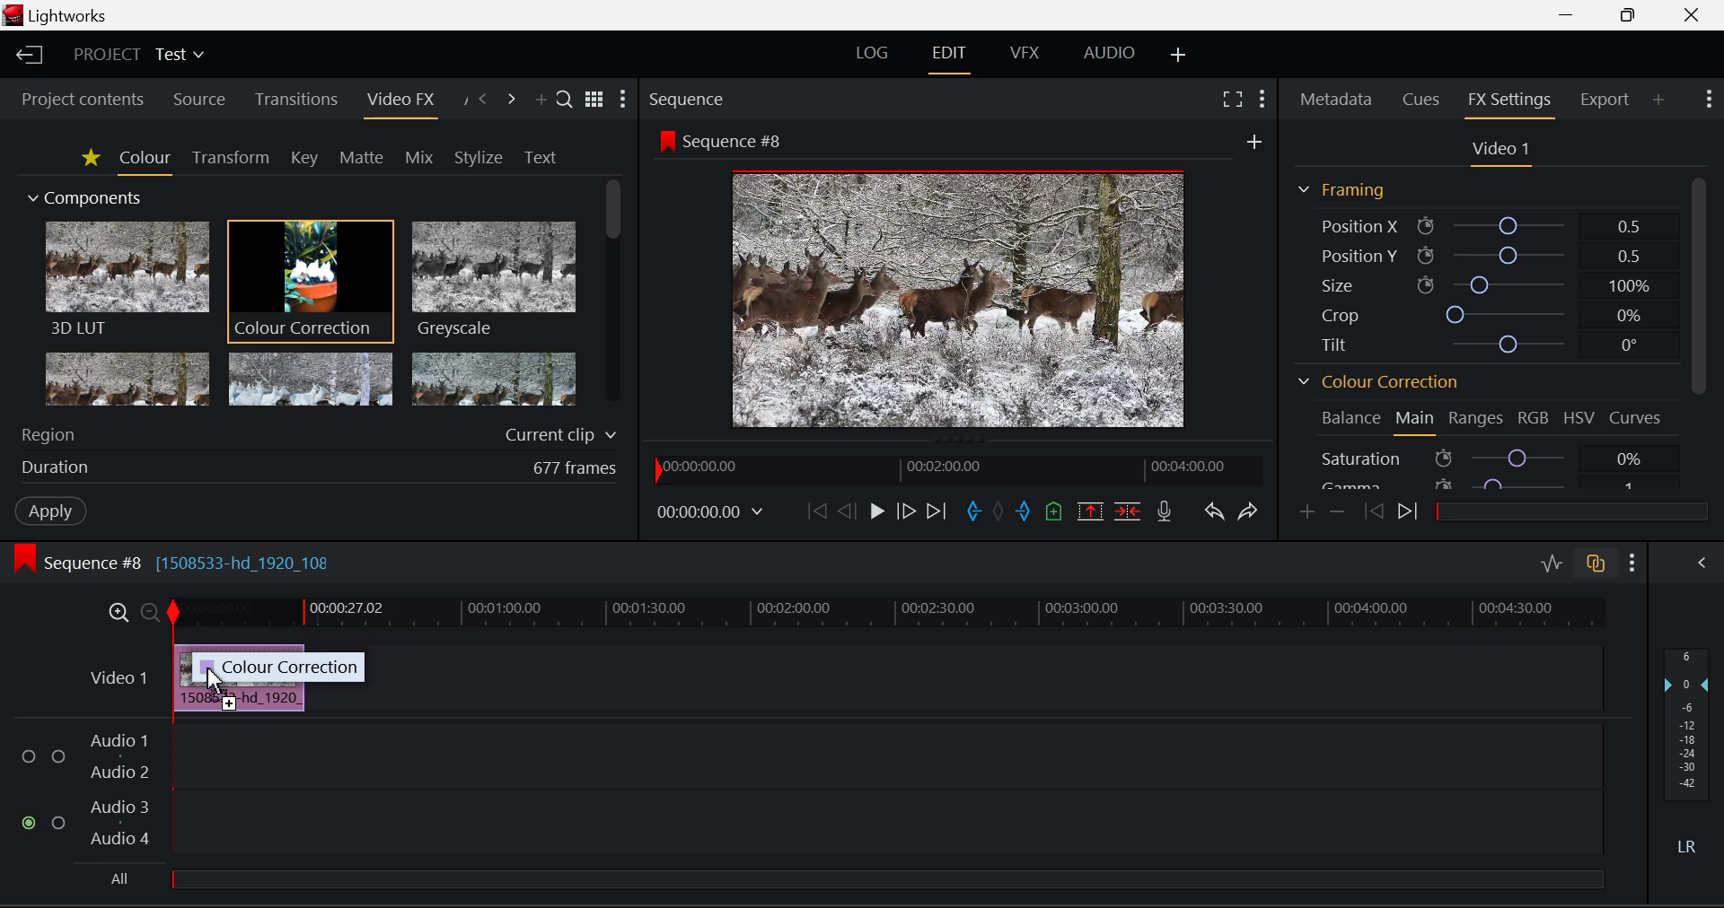 The height and width of the screenshot is (908, 1724). I want to click on Export, so click(1605, 100).